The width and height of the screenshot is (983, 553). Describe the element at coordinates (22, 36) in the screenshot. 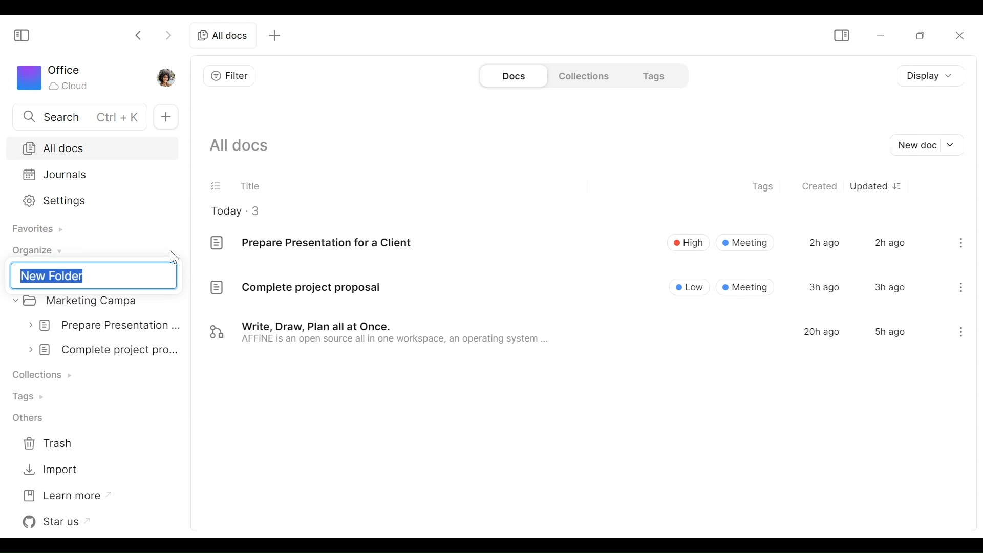

I see `Show/Hide Sidebar` at that location.